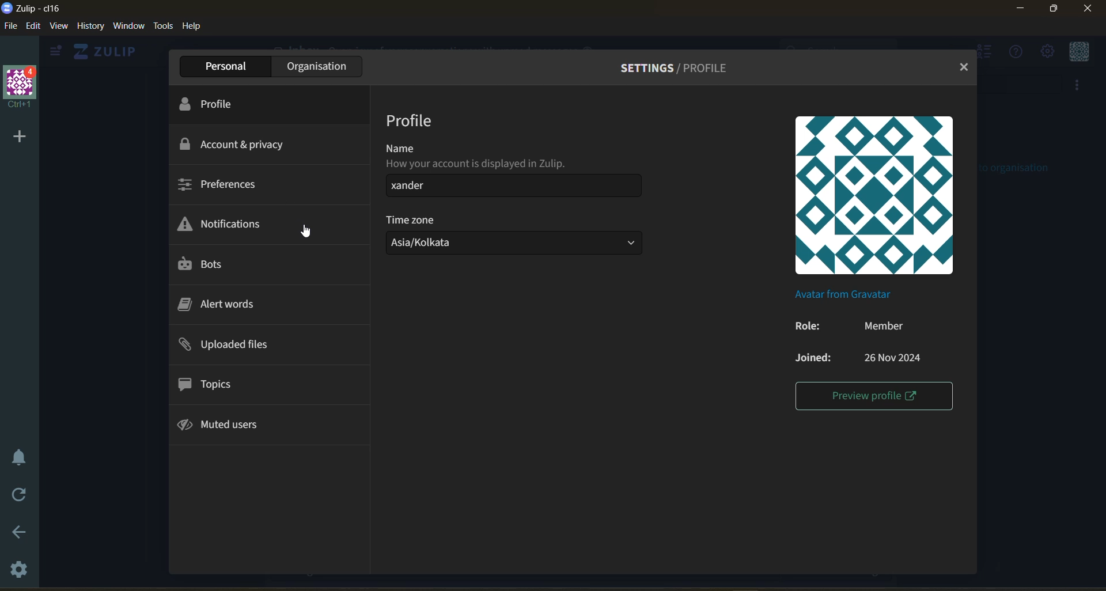  I want to click on topics, so click(213, 382).